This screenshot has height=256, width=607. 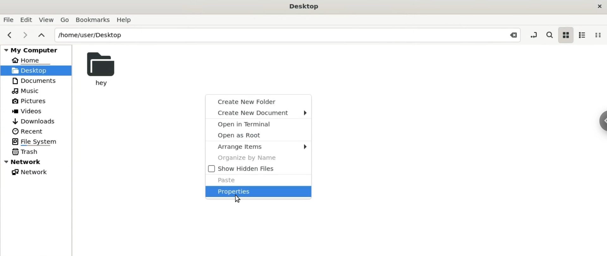 What do you see at coordinates (25, 90) in the screenshot?
I see `music` at bounding box center [25, 90].